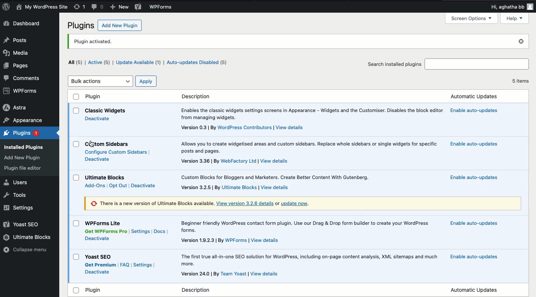  What do you see at coordinates (277, 204) in the screenshot?
I see `or` at bounding box center [277, 204].